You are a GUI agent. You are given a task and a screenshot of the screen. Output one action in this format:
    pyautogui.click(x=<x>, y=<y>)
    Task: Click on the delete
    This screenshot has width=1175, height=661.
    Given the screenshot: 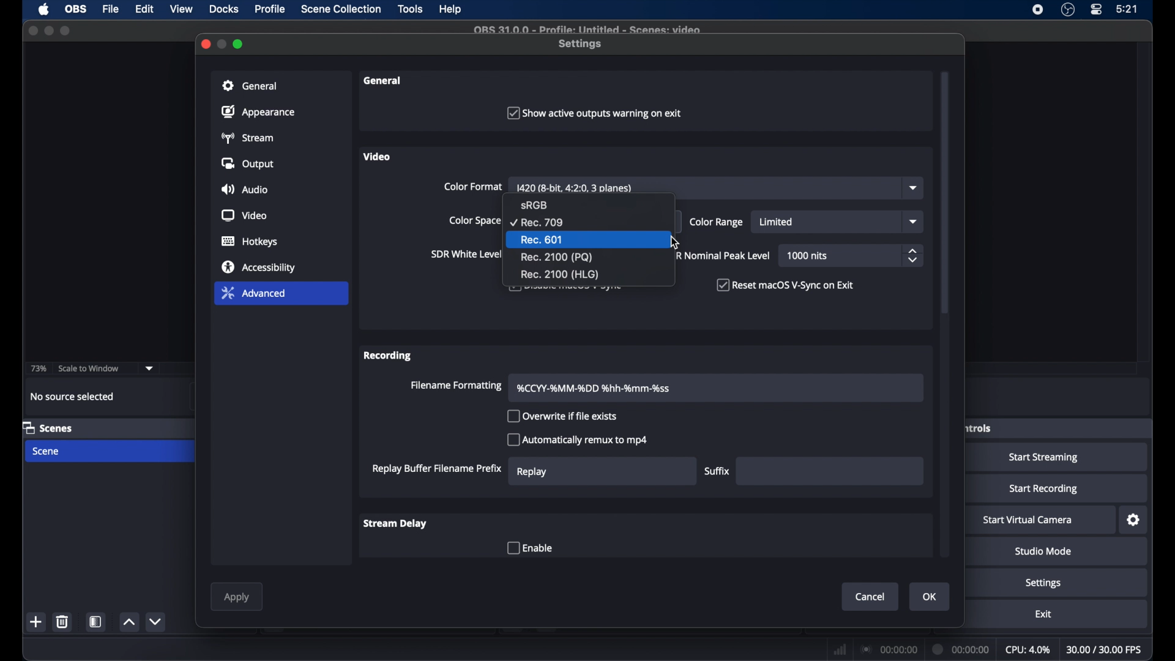 What is the action you would take?
    pyautogui.click(x=62, y=621)
    